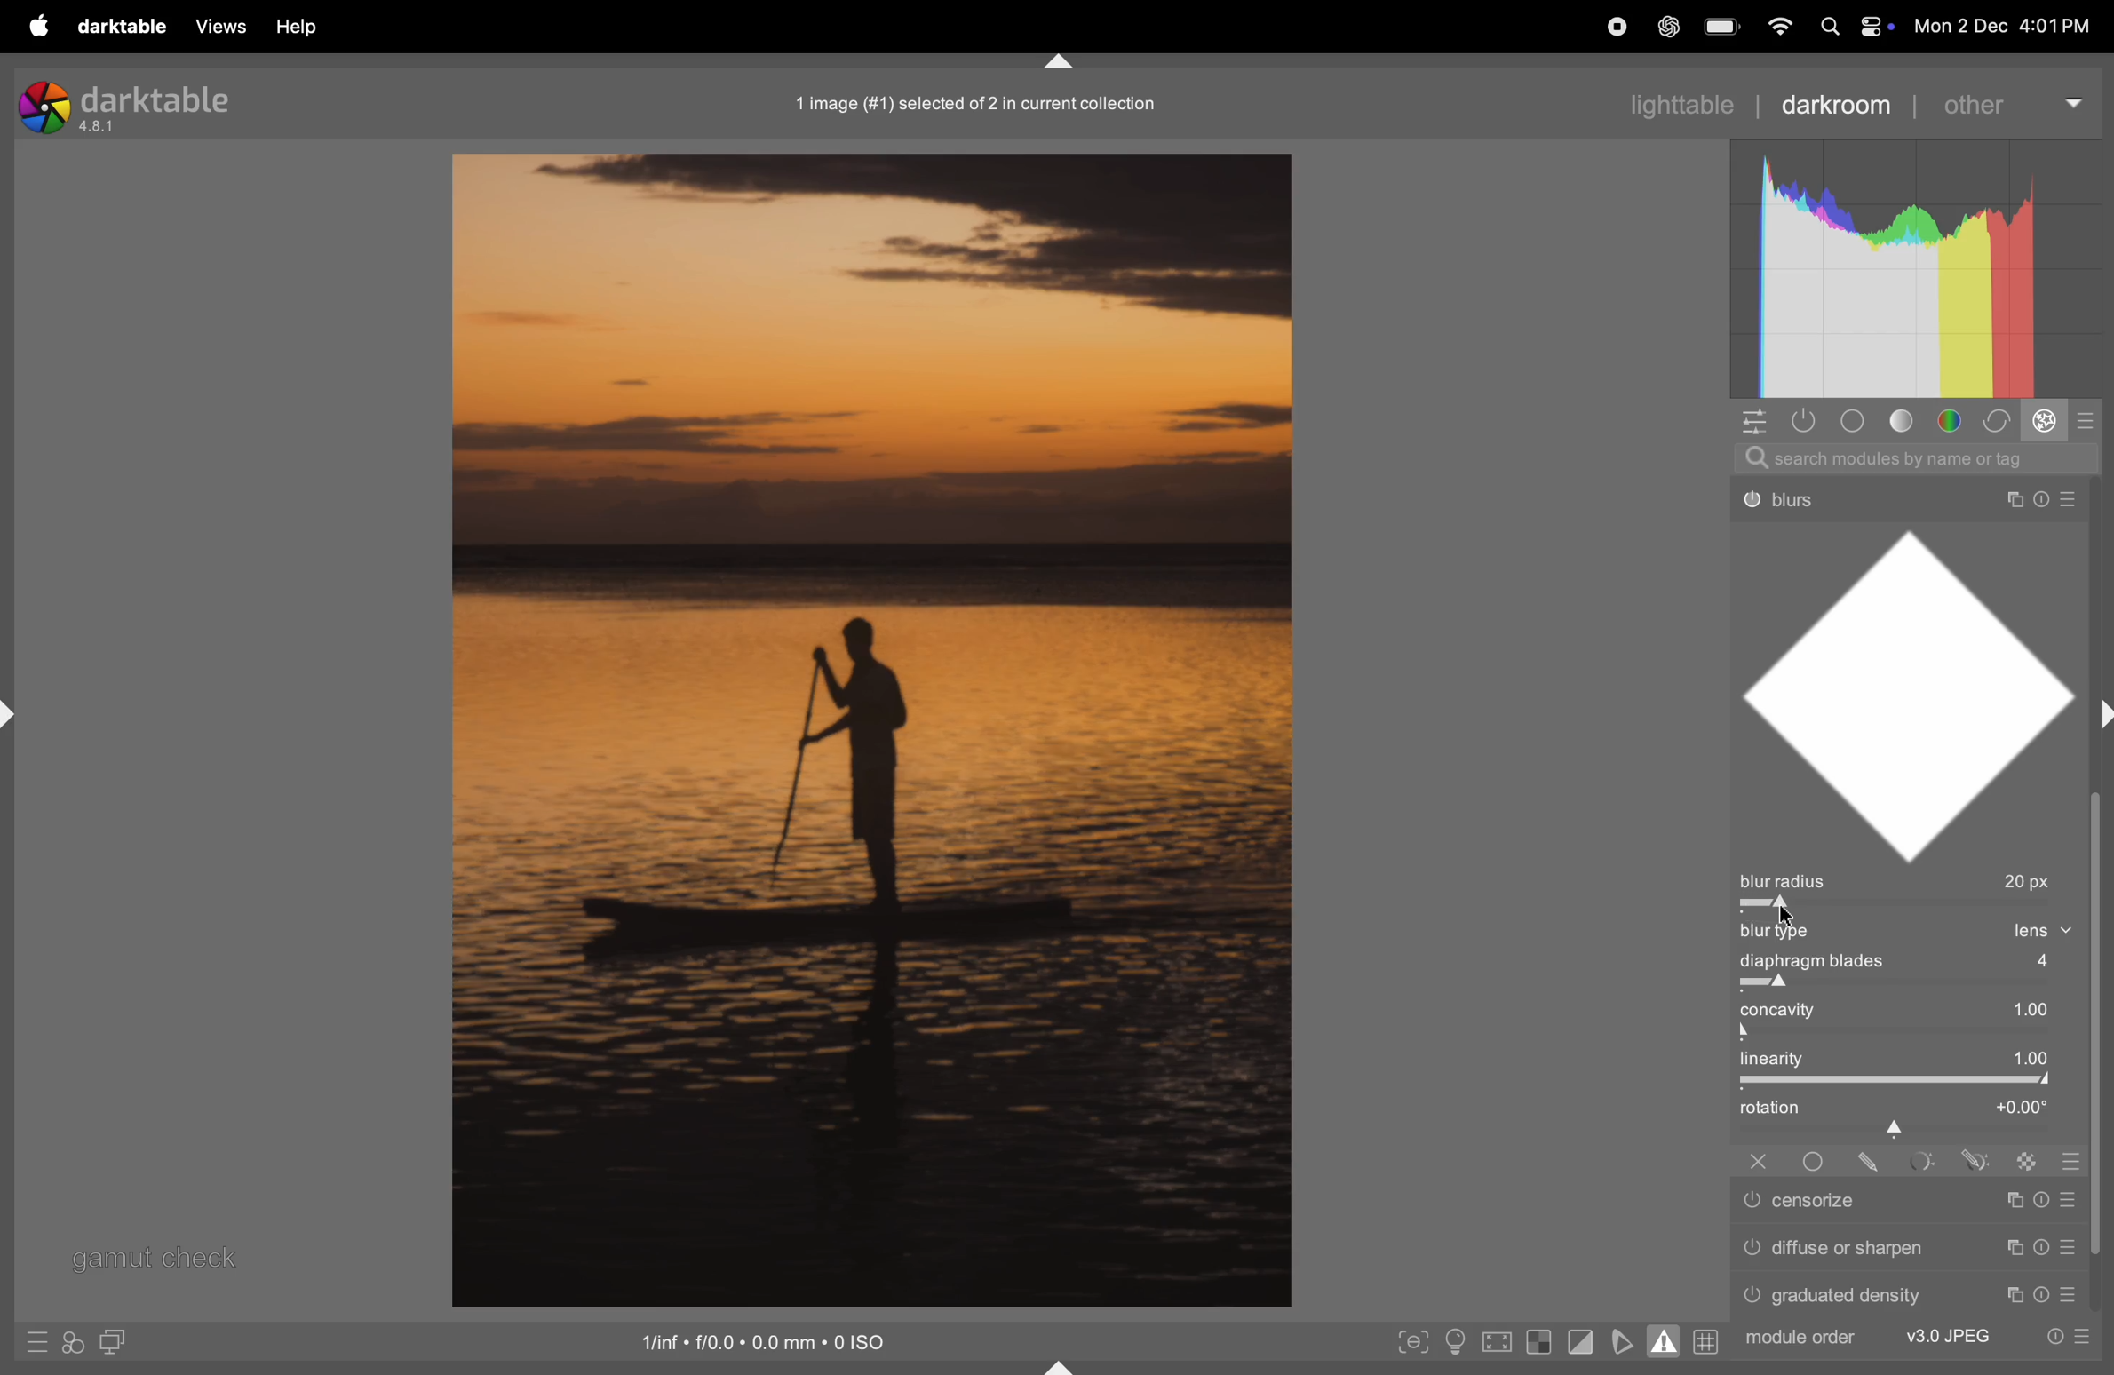  What do you see at coordinates (1668, 25) in the screenshot?
I see `chatgpt` at bounding box center [1668, 25].